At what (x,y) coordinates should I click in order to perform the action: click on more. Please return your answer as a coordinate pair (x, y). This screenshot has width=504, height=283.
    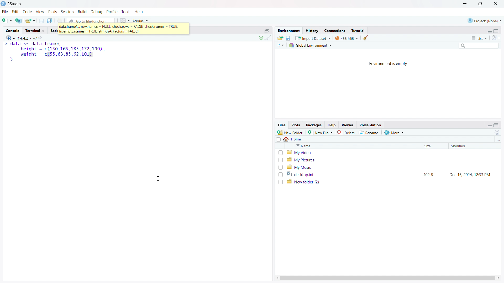
    Looking at the image, I should click on (395, 132).